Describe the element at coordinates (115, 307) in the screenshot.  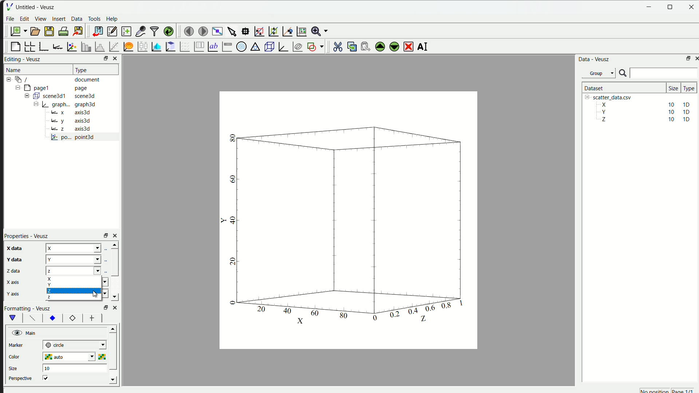
I see `close` at that location.